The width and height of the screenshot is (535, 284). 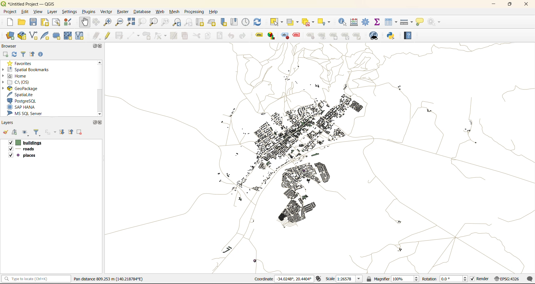 I want to click on new mesh, so click(x=69, y=35).